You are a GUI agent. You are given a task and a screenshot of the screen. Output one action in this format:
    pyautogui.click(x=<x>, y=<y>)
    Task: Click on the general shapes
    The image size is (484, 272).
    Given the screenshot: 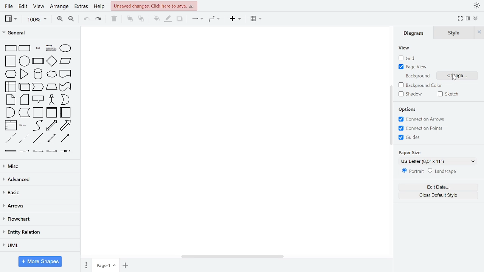 What is the action you would take?
    pyautogui.click(x=23, y=60)
    